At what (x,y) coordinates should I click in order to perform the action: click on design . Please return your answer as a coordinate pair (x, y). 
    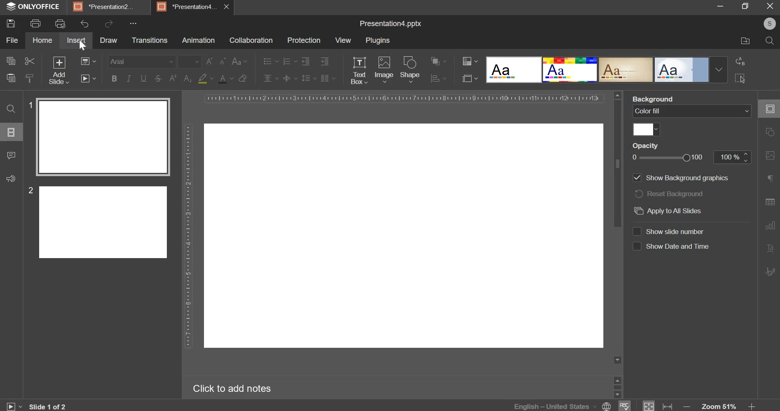
    Looking at the image, I should click on (607, 70).